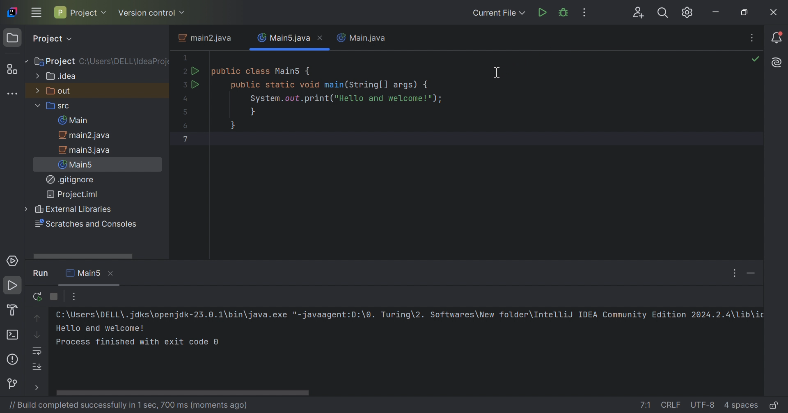 This screenshot has width=788, height=413. What do you see at coordinates (672, 404) in the screenshot?
I see `CRLF` at bounding box center [672, 404].